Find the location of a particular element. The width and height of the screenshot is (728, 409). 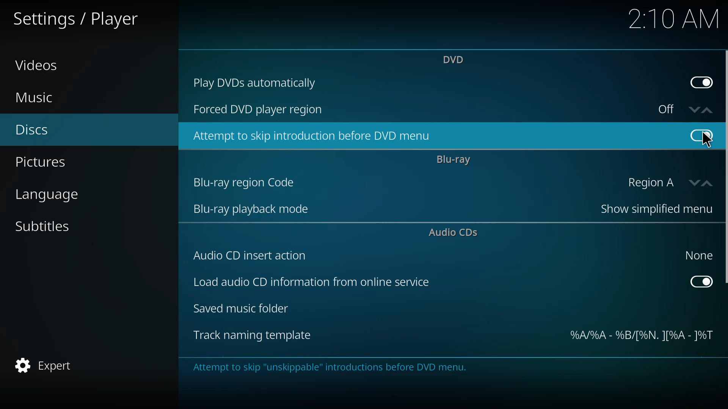

dvd is located at coordinates (455, 60).